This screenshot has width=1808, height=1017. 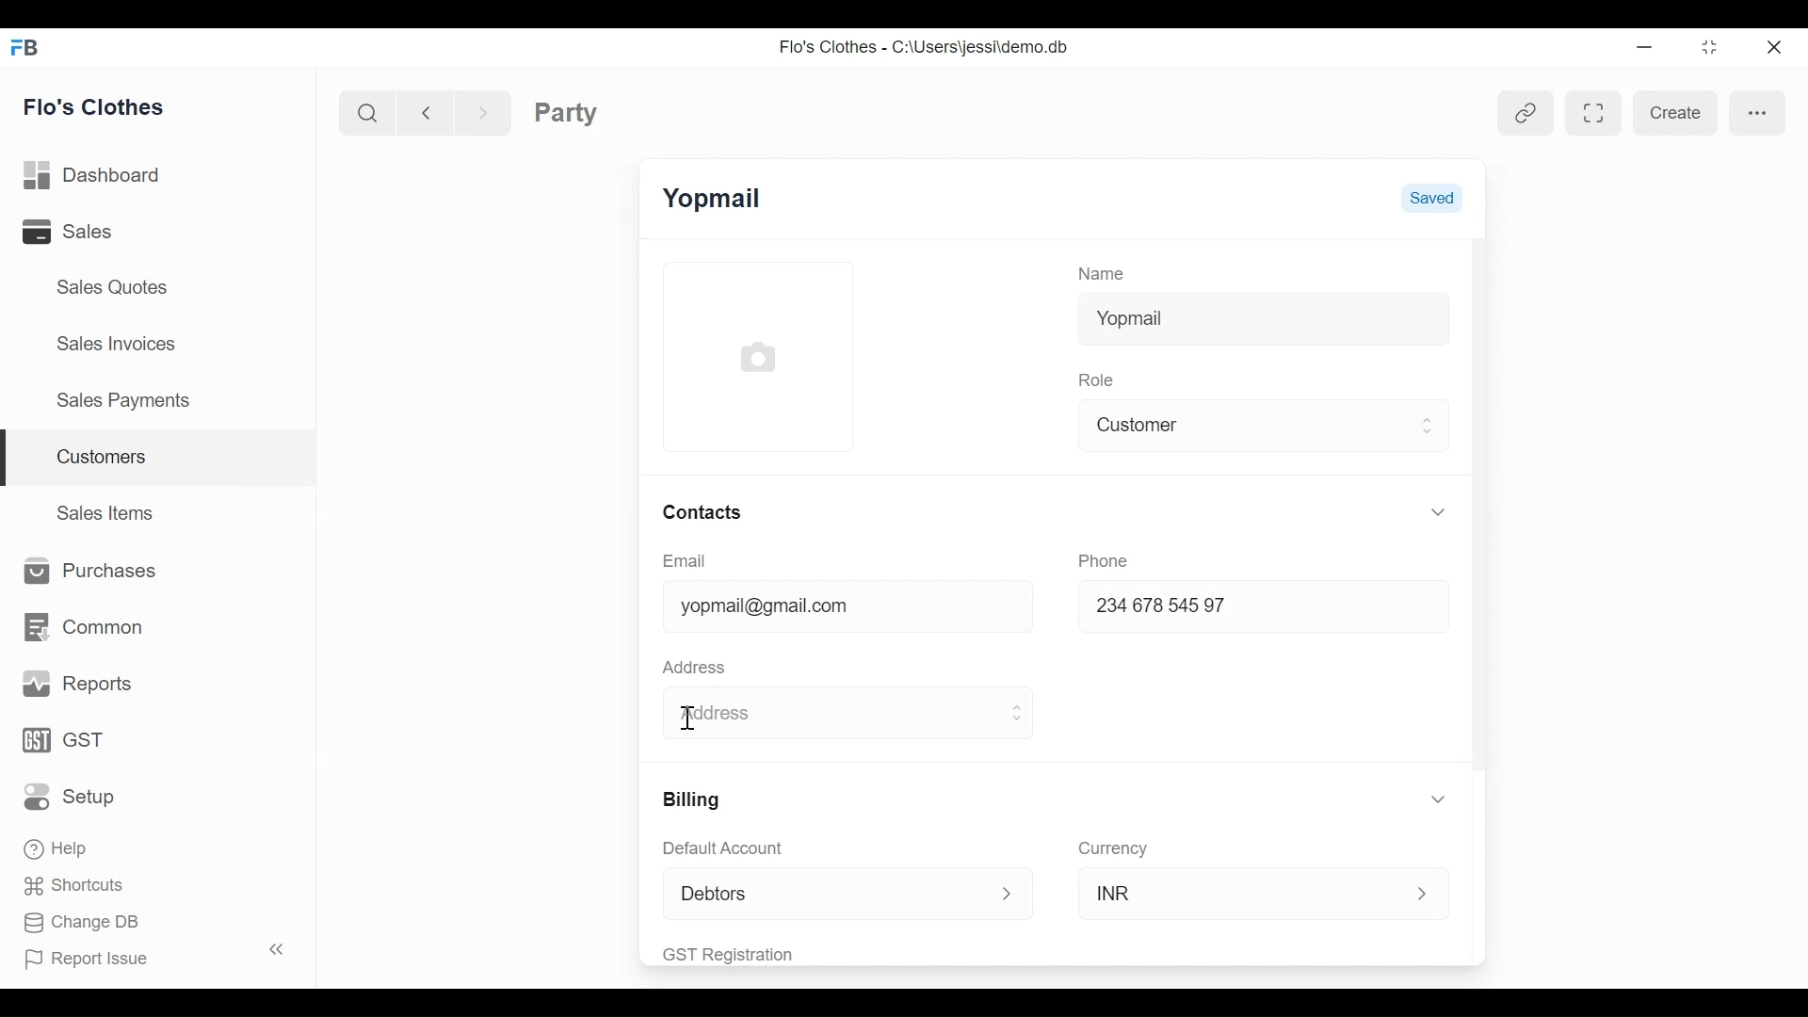 I want to click on Billing, so click(x=693, y=799).